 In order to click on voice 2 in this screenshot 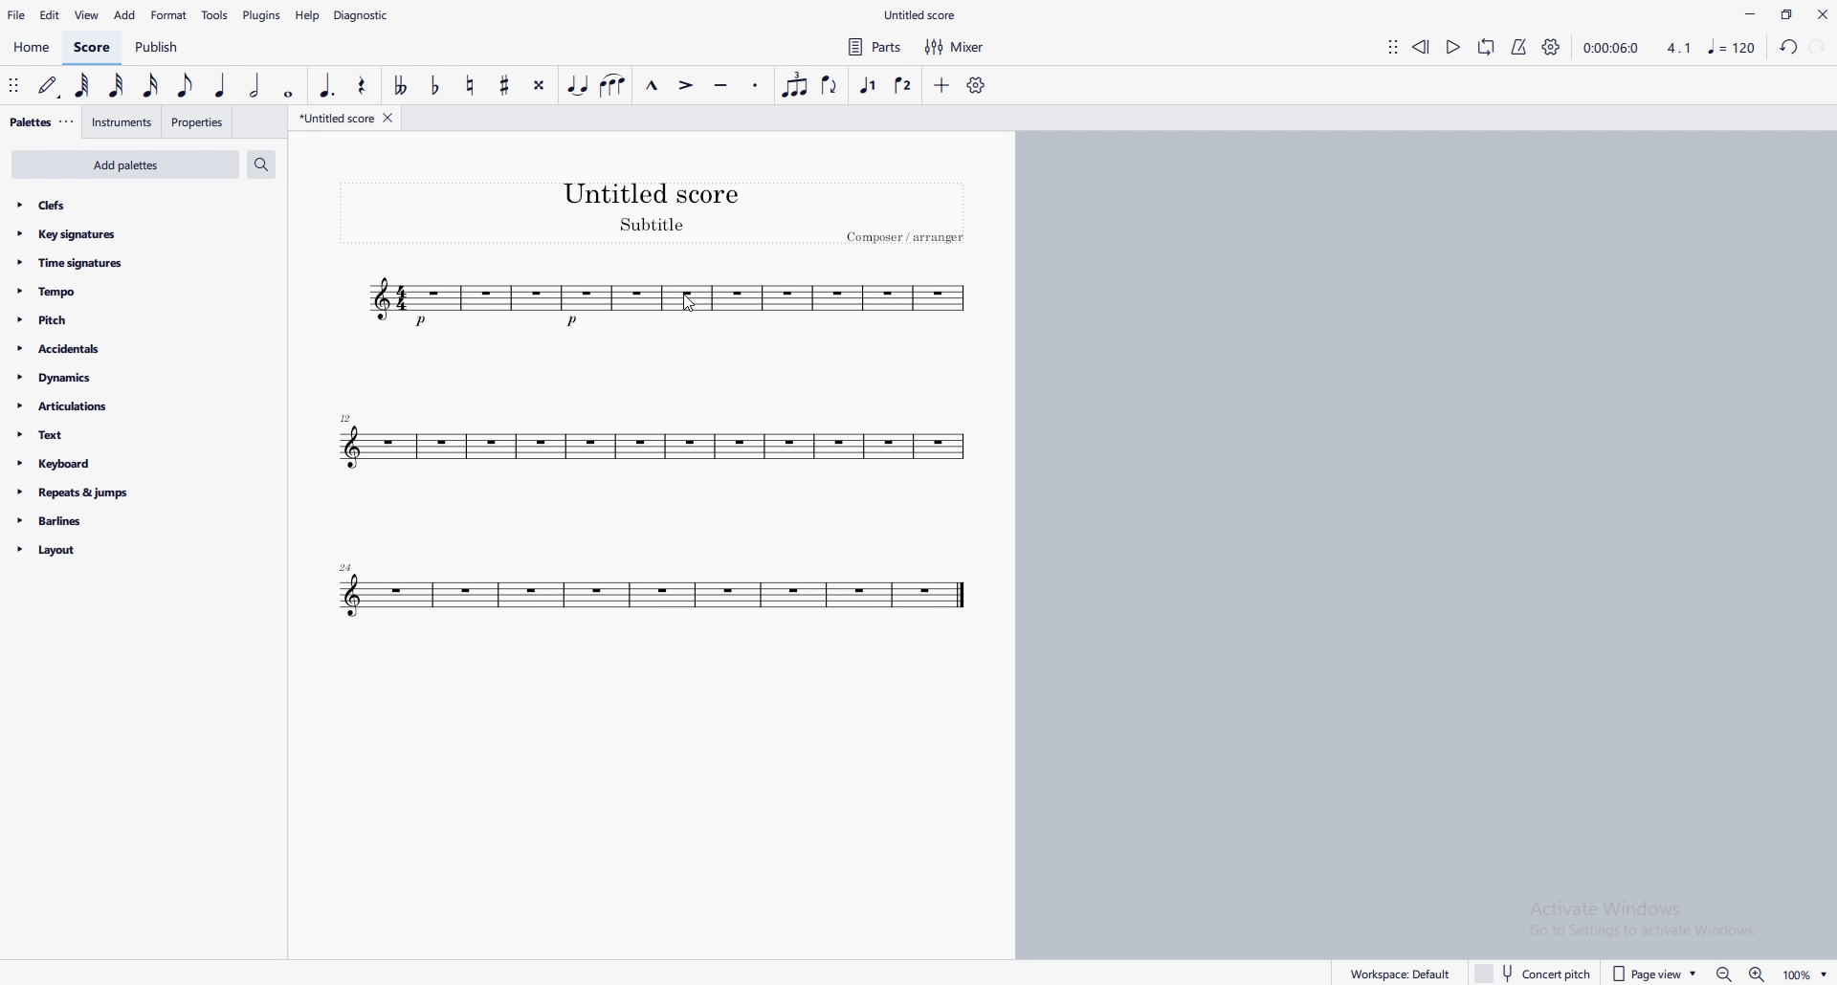, I will do `click(901, 86)`.